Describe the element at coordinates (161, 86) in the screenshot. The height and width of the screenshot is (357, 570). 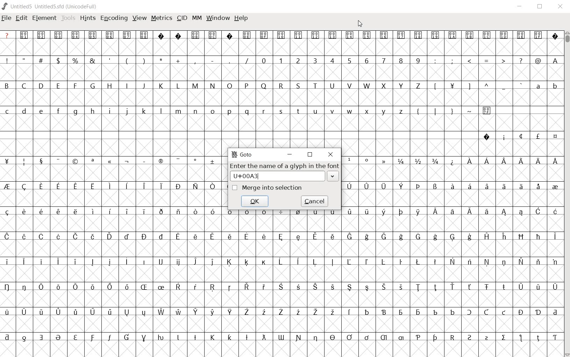
I see `K` at that location.